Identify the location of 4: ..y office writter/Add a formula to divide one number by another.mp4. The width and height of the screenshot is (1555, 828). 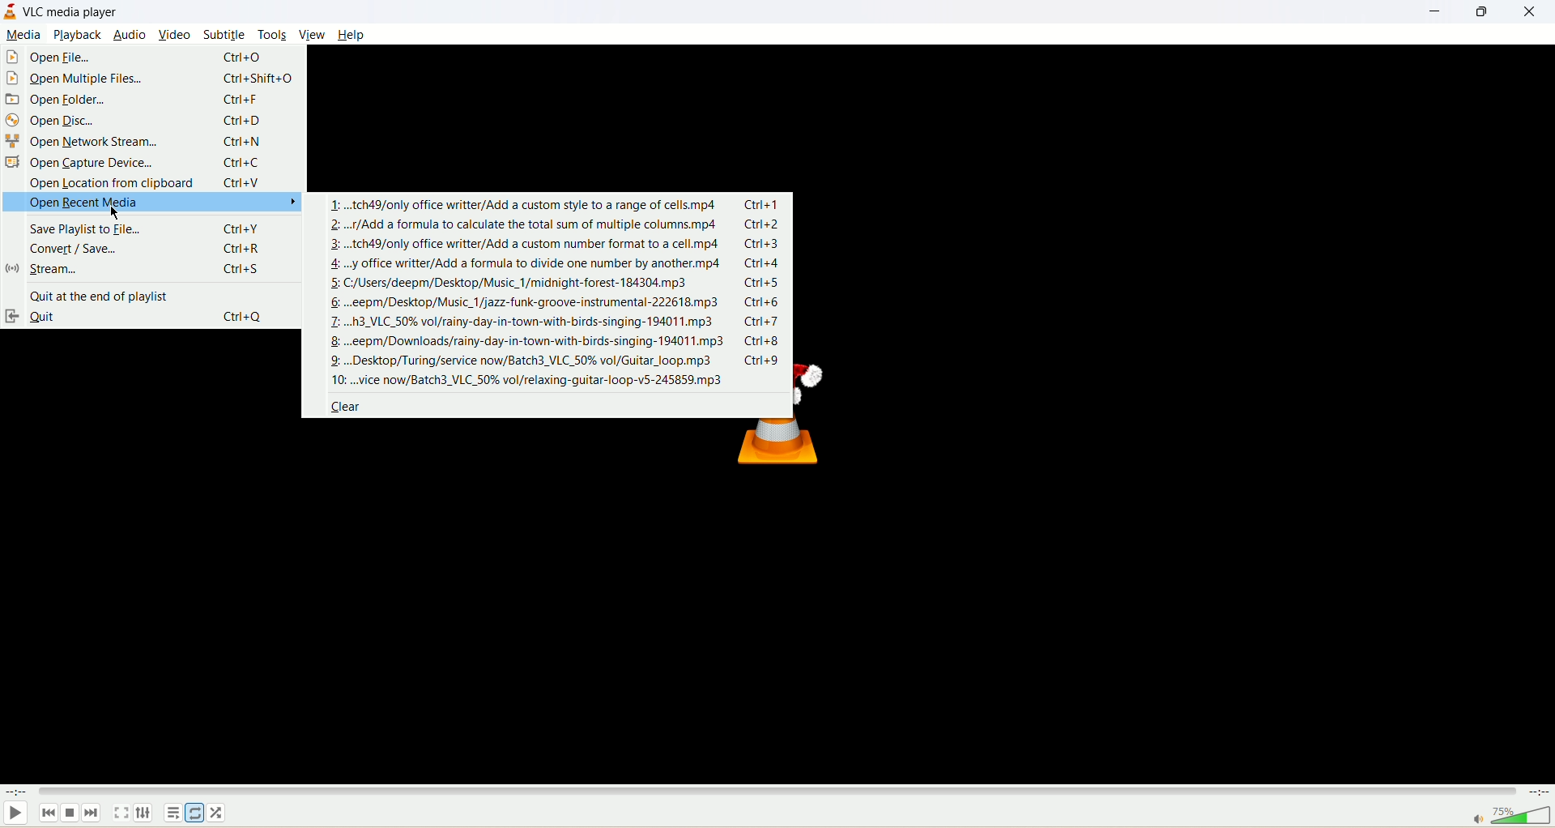
(528, 264).